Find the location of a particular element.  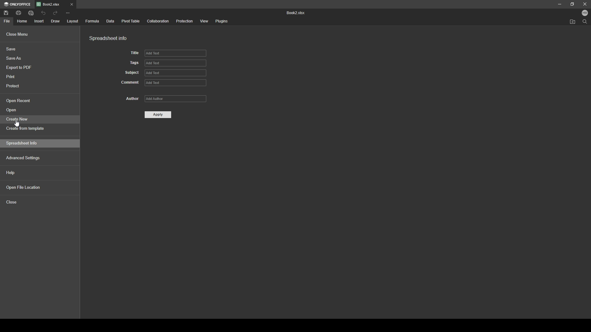

scrollbar is located at coordinates (18, 124).